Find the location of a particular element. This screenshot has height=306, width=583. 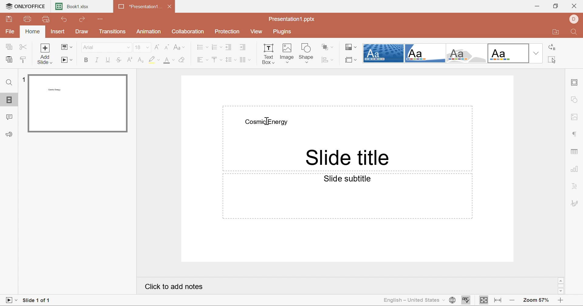

Animation is located at coordinates (148, 32).